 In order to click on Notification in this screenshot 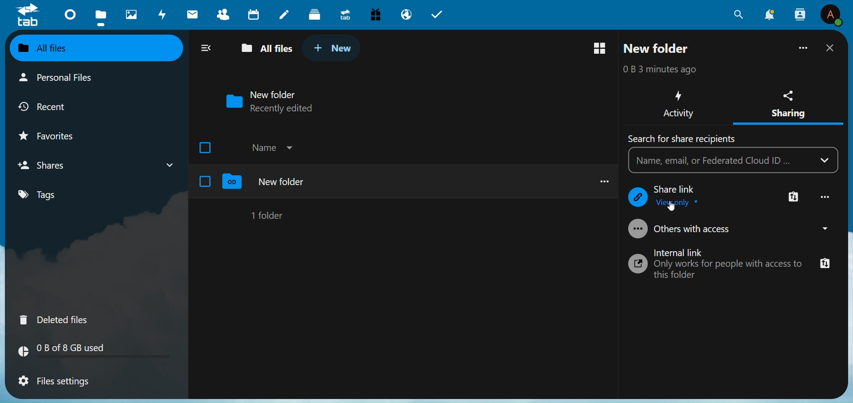, I will do `click(770, 15)`.